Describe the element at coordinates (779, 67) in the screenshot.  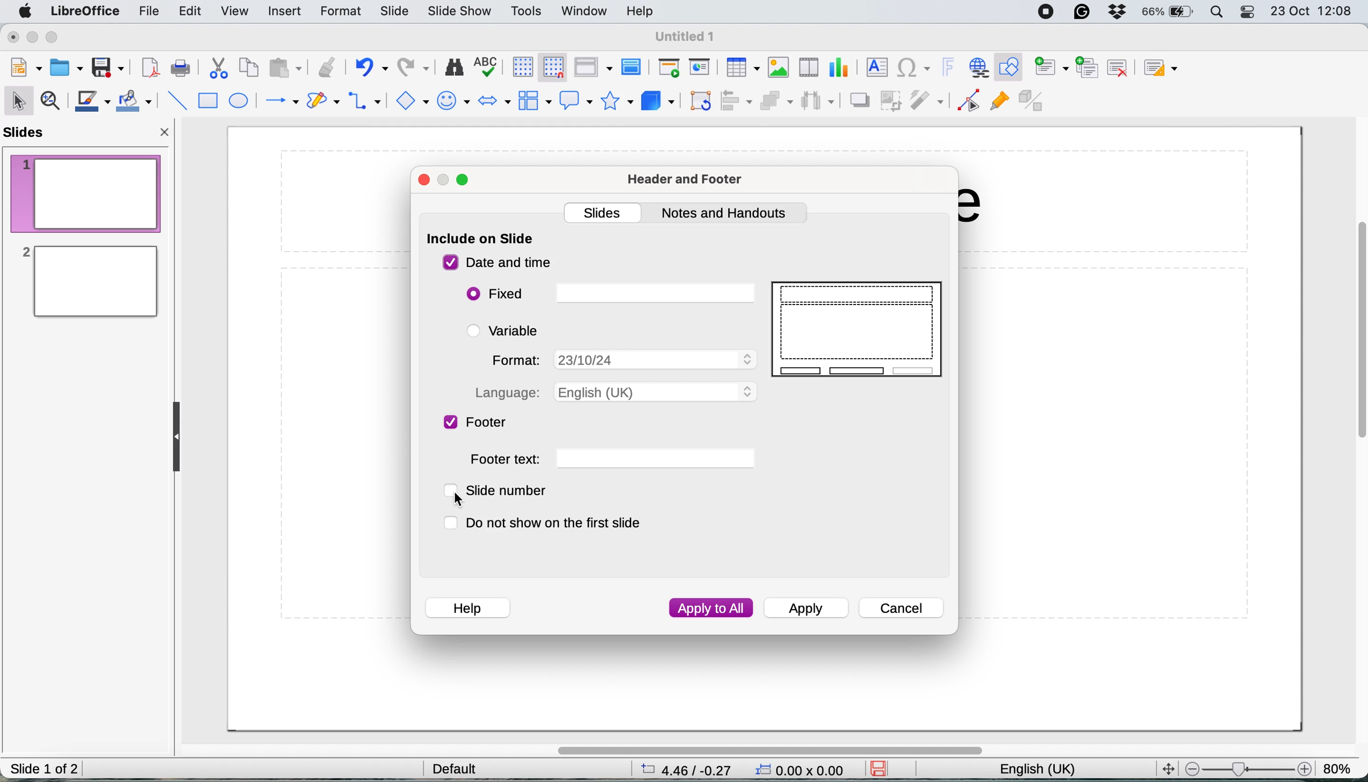
I see `insert chart` at that location.